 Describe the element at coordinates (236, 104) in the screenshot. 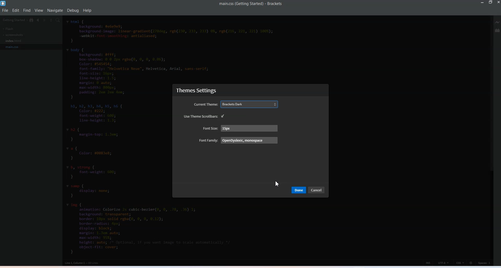

I see `Current Theme` at that location.